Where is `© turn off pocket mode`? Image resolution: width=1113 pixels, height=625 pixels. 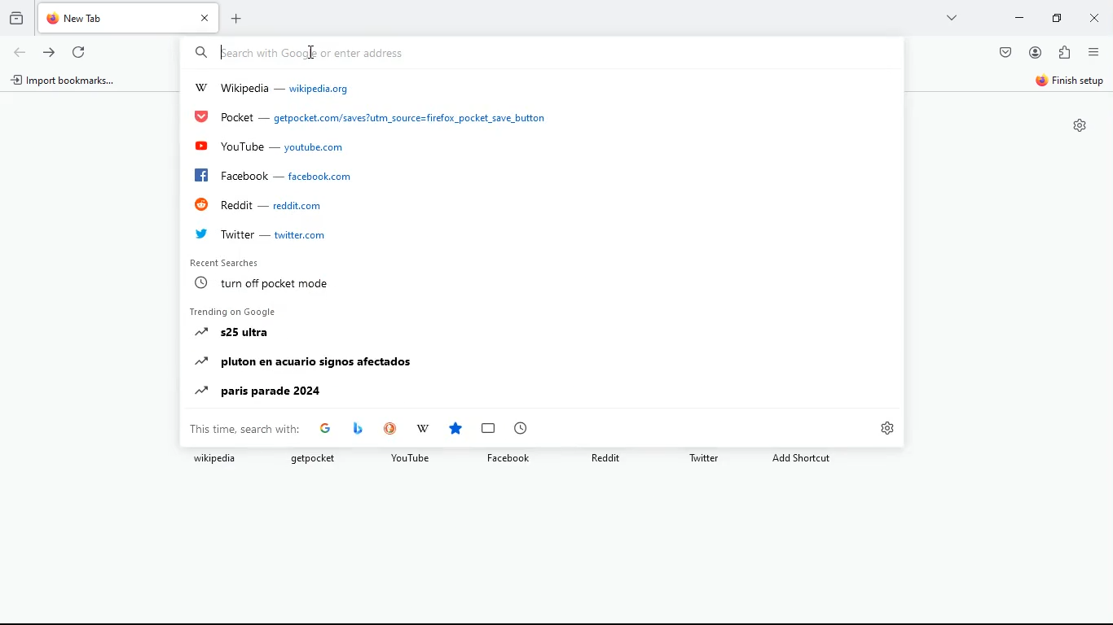
© turn off pocket mode is located at coordinates (262, 283).